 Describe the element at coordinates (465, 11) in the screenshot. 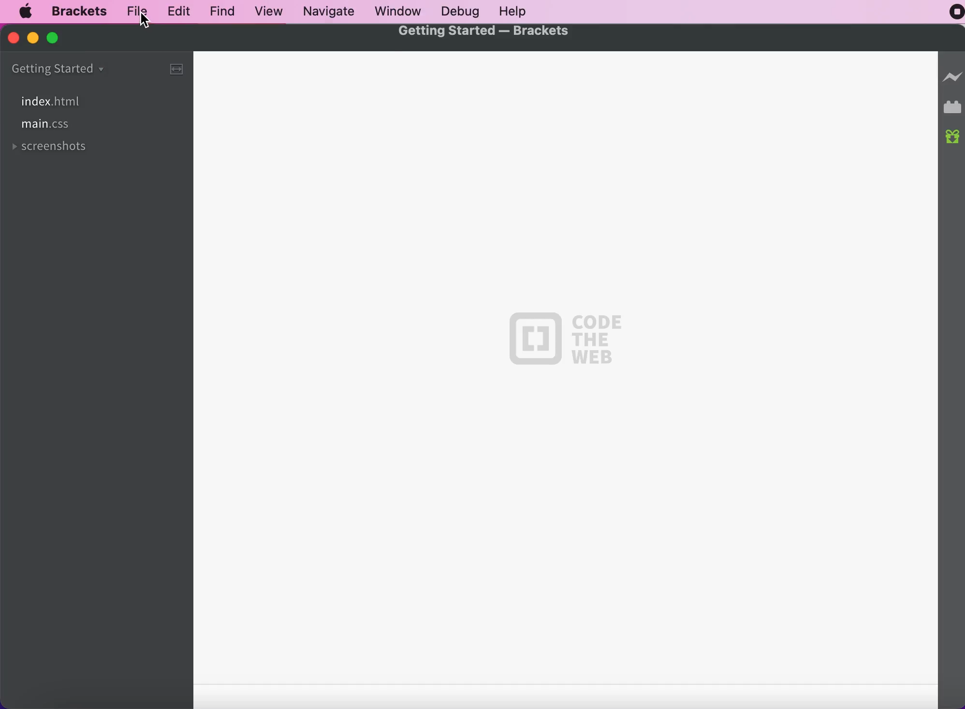

I see `debug` at that location.